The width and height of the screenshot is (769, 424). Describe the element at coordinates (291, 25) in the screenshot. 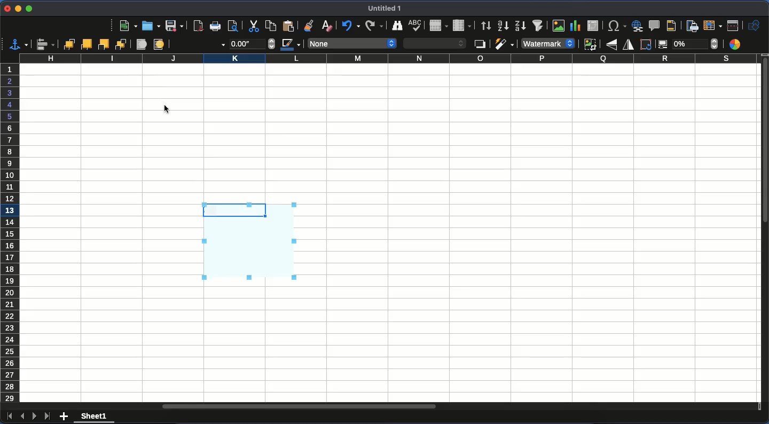

I see `paste` at that location.